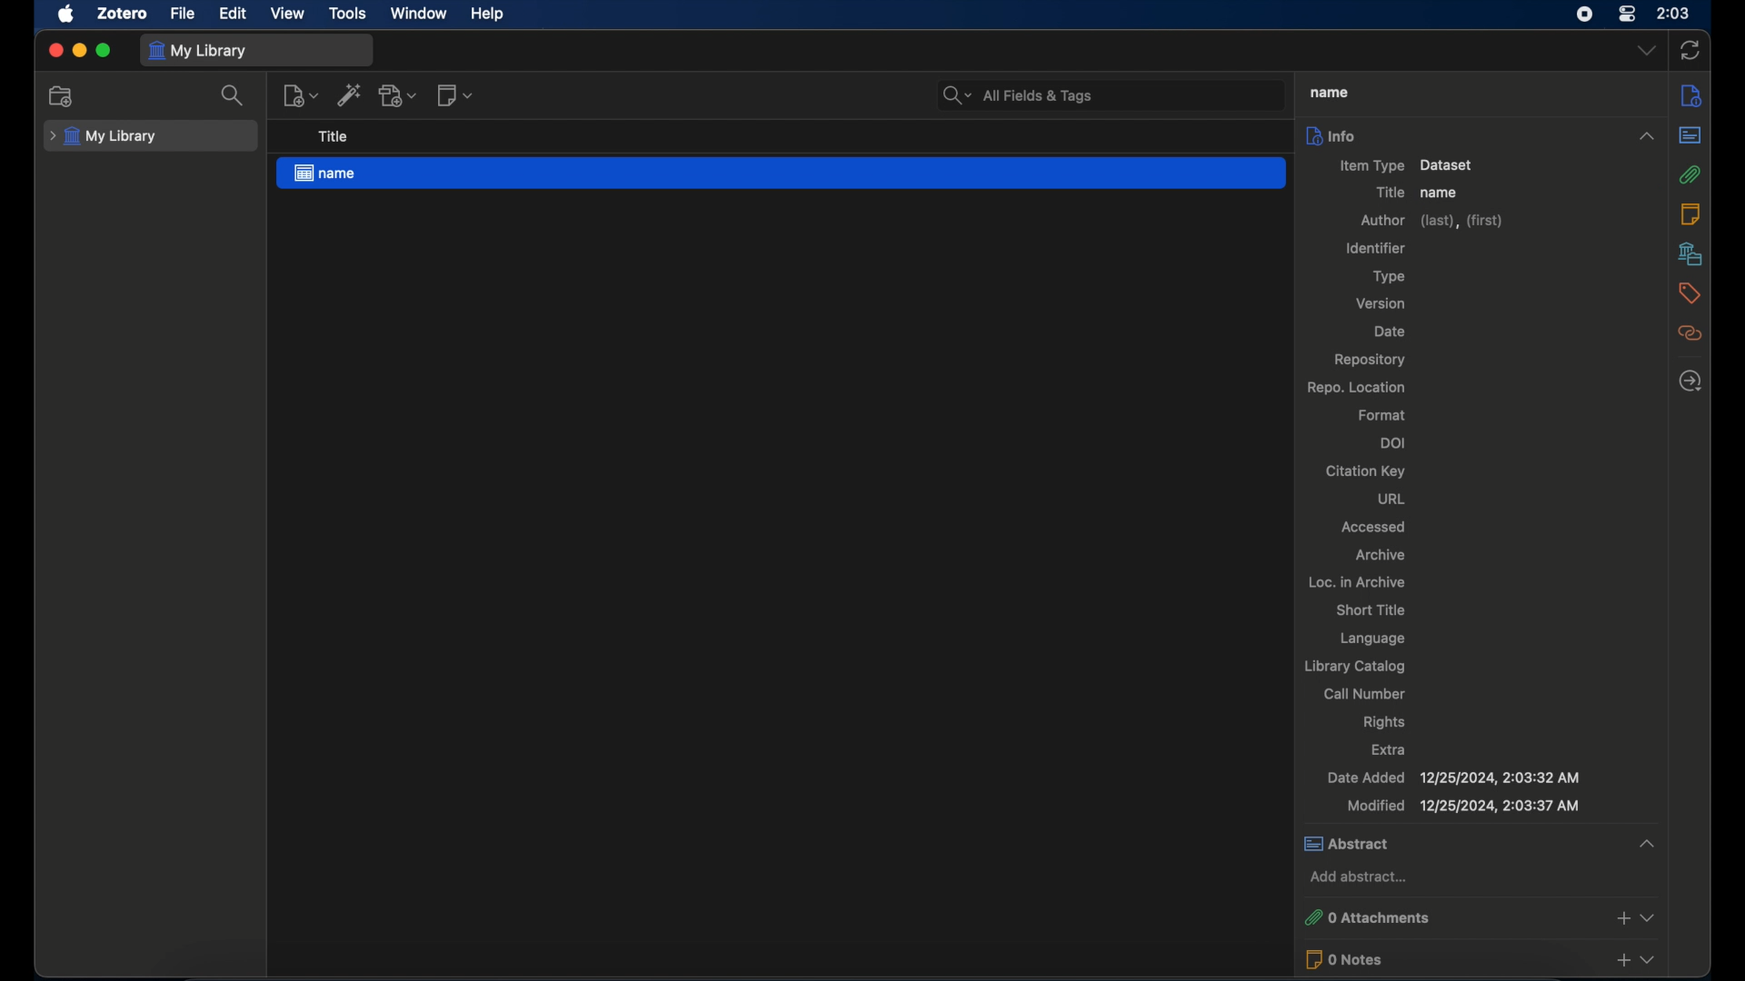 The height and width of the screenshot is (981, 1745). Describe the element at coordinates (1016, 95) in the screenshot. I see `all fields & tags` at that location.